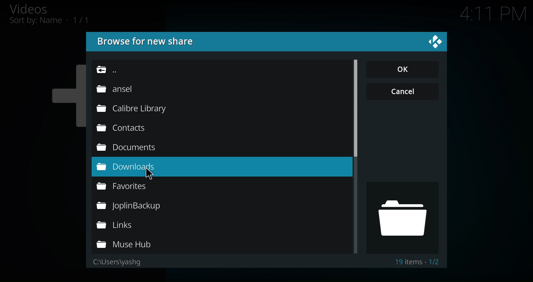  I want to click on Calibre Library, so click(130, 109).